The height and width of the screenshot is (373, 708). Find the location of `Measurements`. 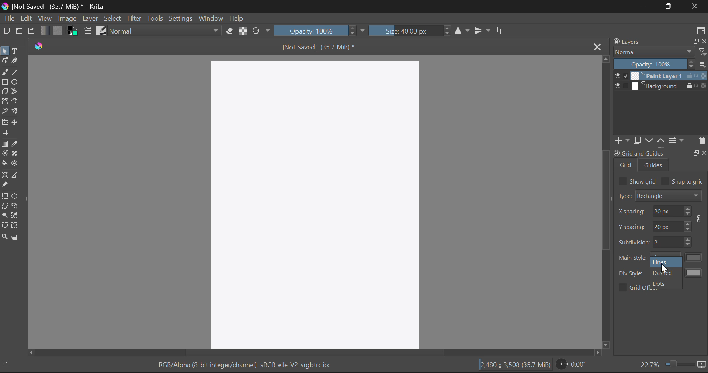

Measurements is located at coordinates (17, 176).